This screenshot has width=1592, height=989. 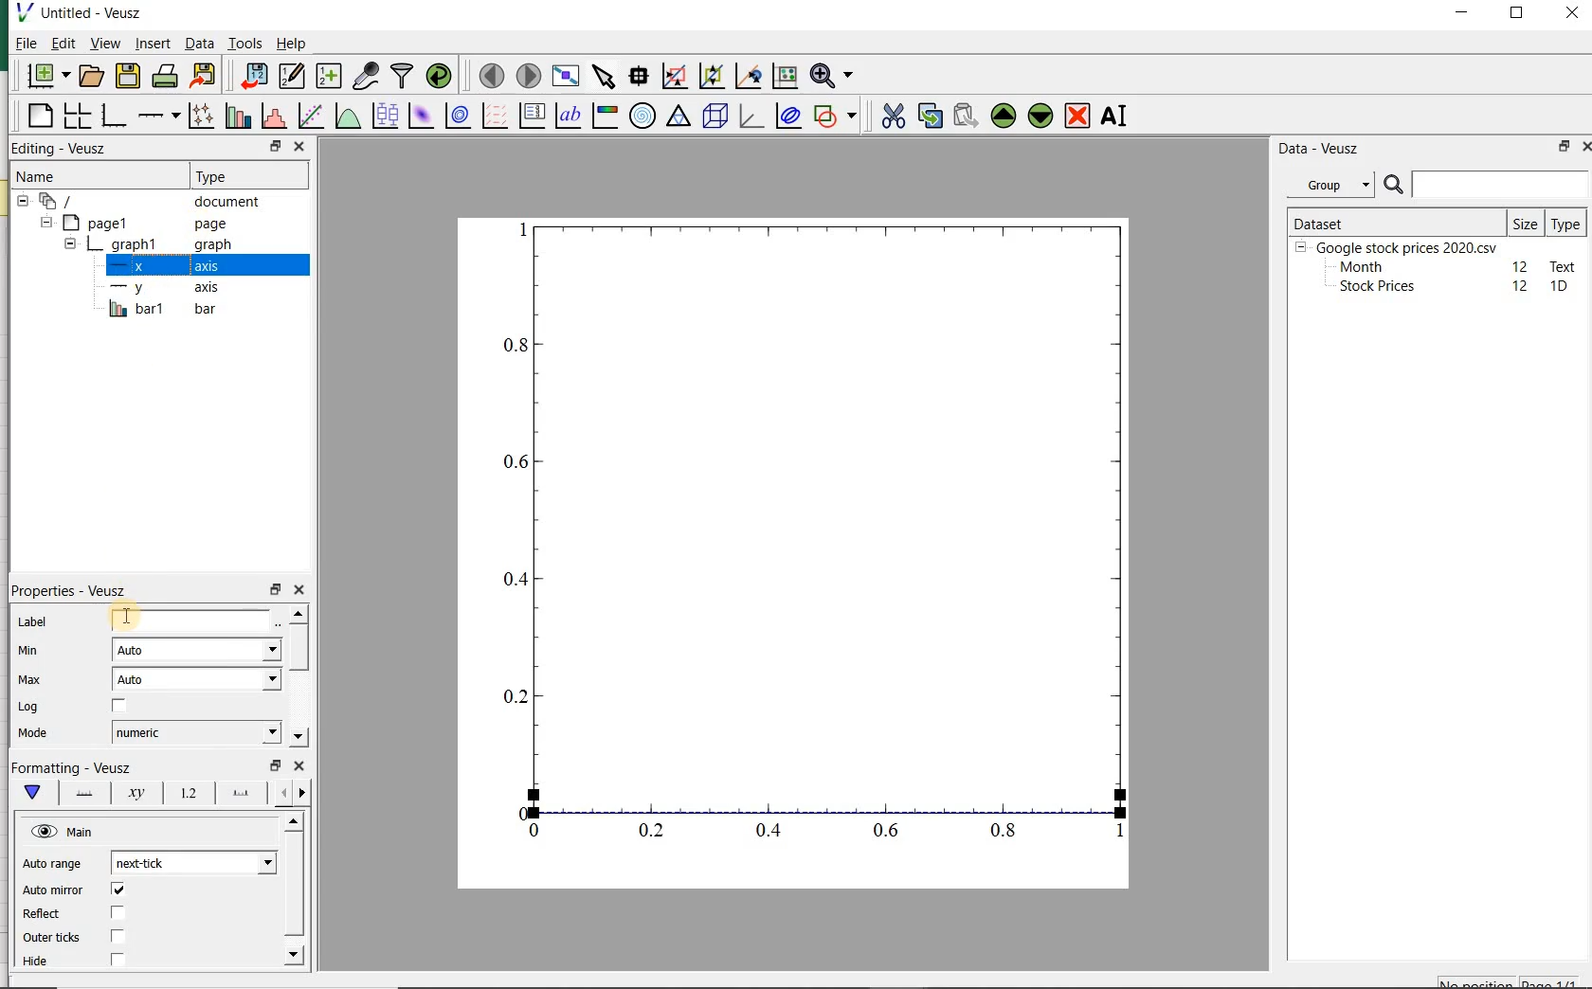 I want to click on histogram of a dataset, so click(x=272, y=118).